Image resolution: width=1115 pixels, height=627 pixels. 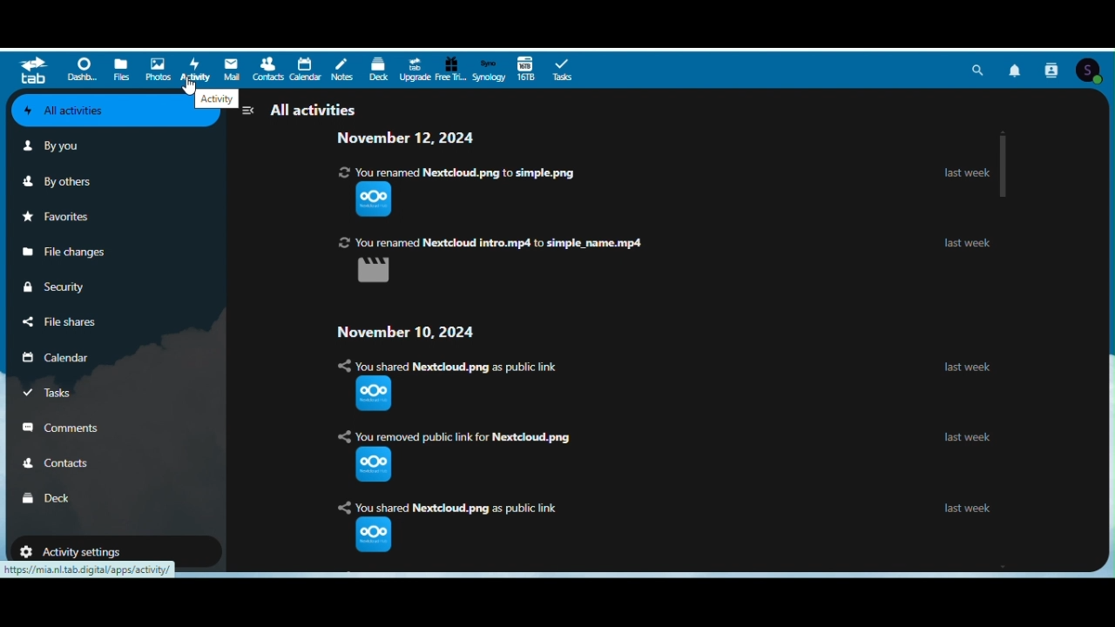 What do you see at coordinates (190, 87) in the screenshot?
I see `cursor` at bounding box center [190, 87].